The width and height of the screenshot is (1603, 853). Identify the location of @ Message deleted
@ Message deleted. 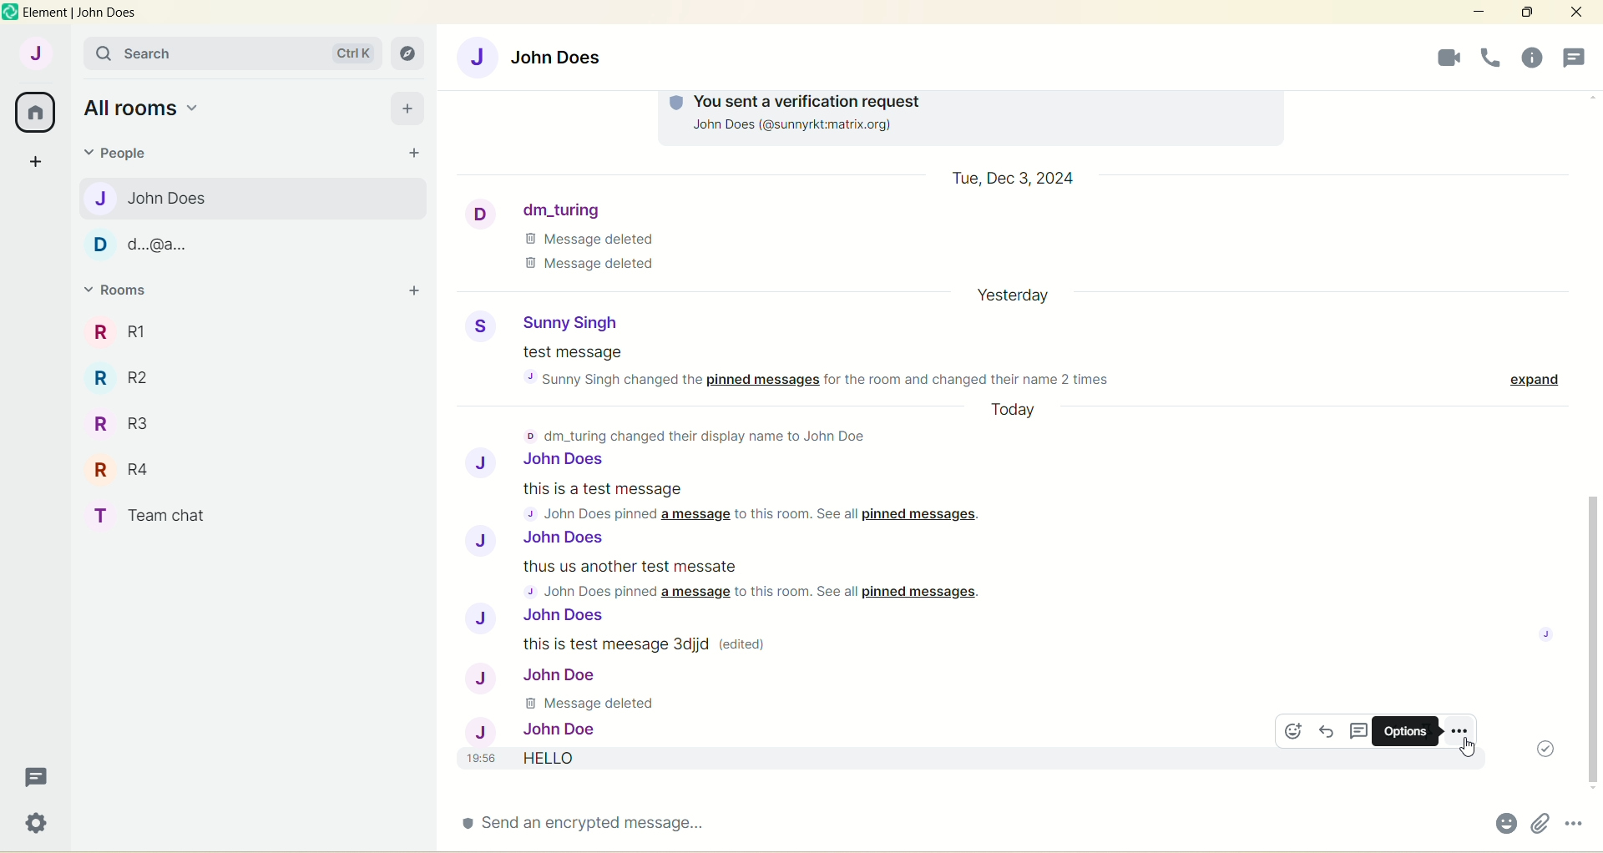
(591, 256).